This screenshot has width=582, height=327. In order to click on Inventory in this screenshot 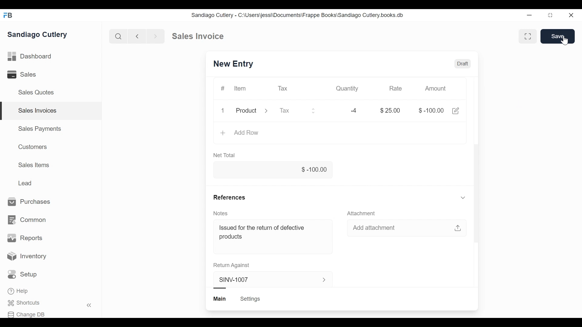, I will do `click(26, 255)`.